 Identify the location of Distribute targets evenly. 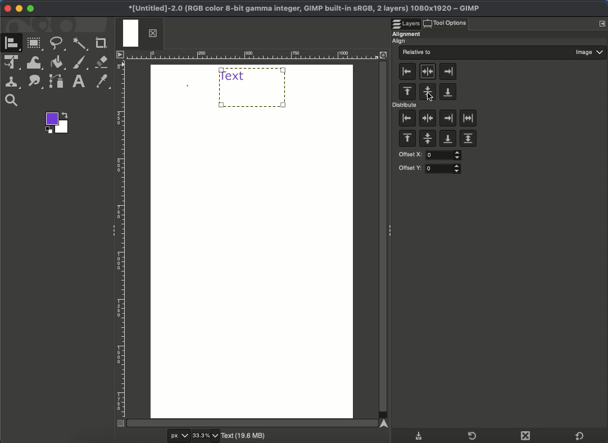
(469, 119).